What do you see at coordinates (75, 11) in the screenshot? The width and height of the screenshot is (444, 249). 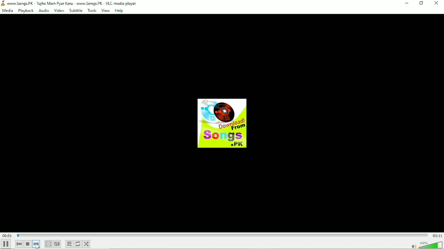 I see `Subtitle` at bounding box center [75, 11].